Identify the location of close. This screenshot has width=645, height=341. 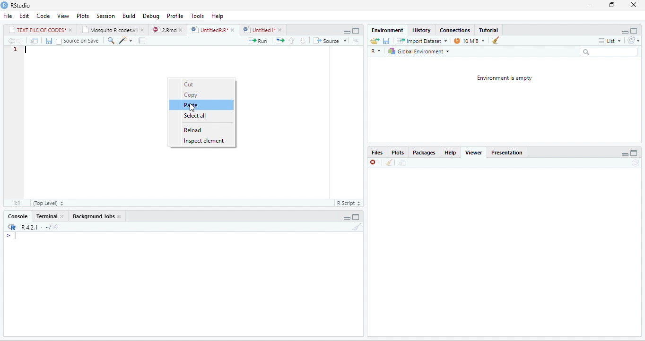
(71, 29).